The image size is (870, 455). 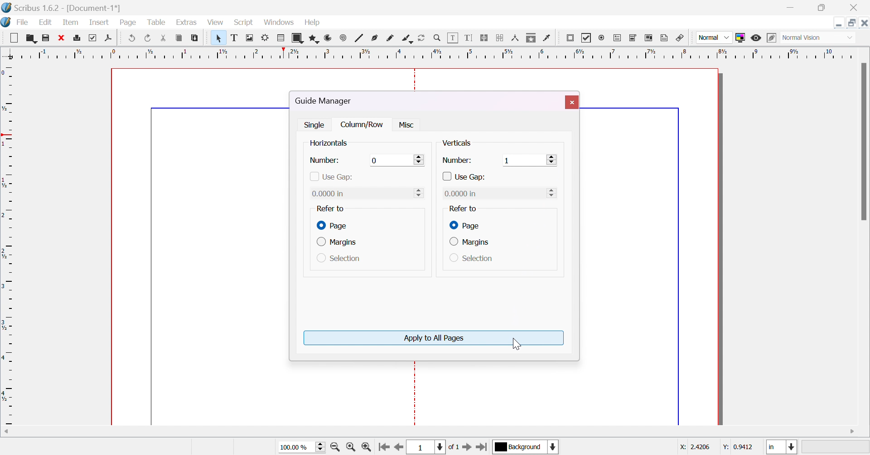 I want to click on page, so click(x=333, y=226).